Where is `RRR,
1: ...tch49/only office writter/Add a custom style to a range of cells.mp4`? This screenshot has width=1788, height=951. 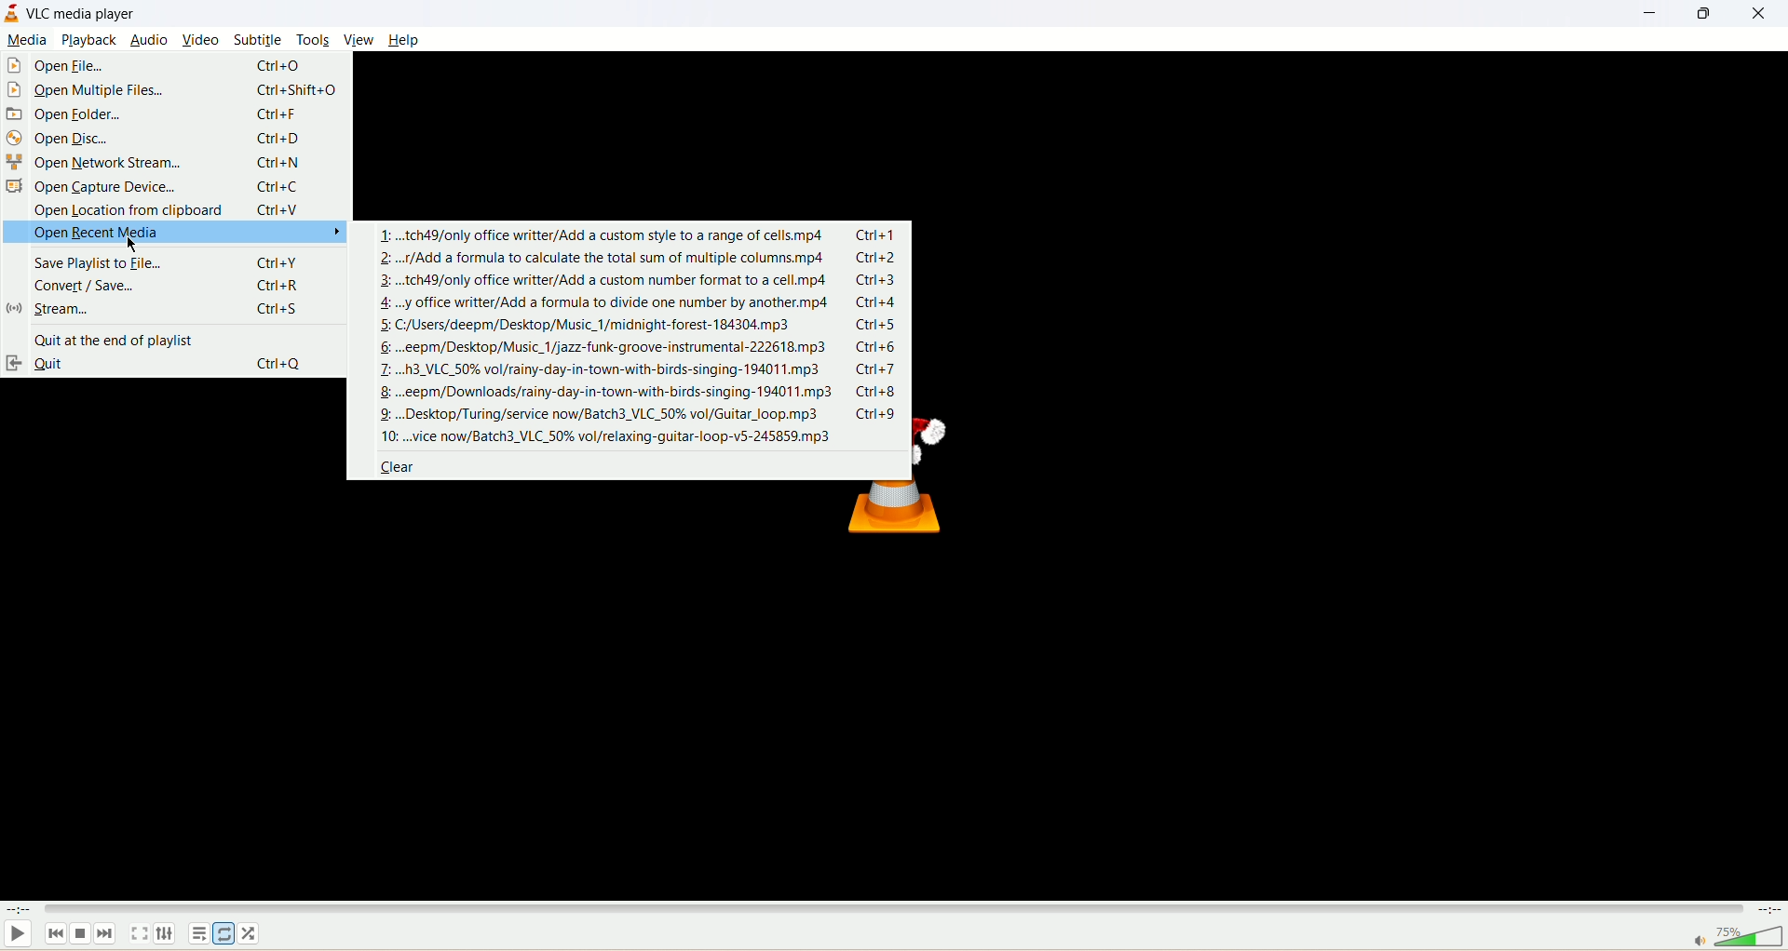 RRR,
1: ...tch49/only office writter/Add a custom style to a range of cells.mp4 is located at coordinates (603, 234).